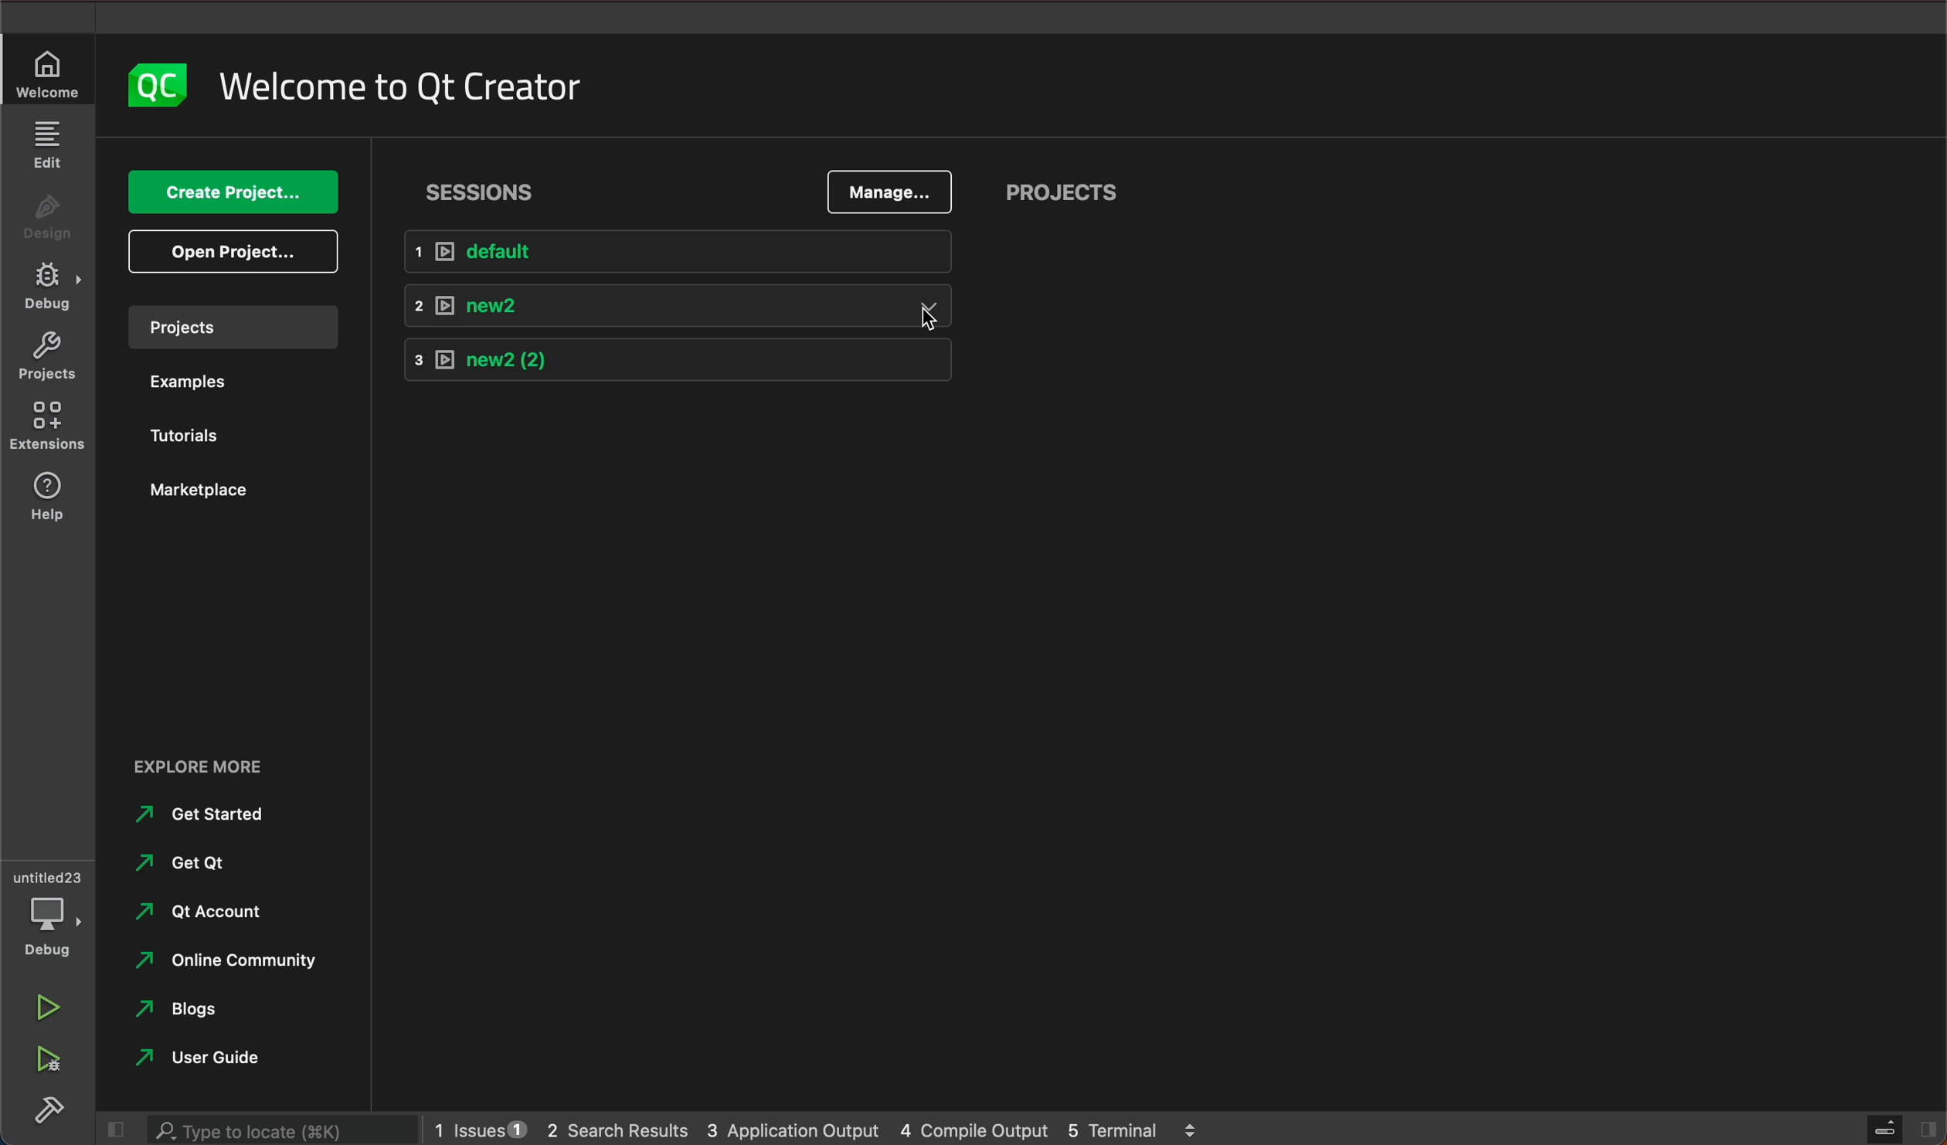 Image resolution: width=1947 pixels, height=1145 pixels. Describe the element at coordinates (676, 362) in the screenshot. I see `new 2` at that location.